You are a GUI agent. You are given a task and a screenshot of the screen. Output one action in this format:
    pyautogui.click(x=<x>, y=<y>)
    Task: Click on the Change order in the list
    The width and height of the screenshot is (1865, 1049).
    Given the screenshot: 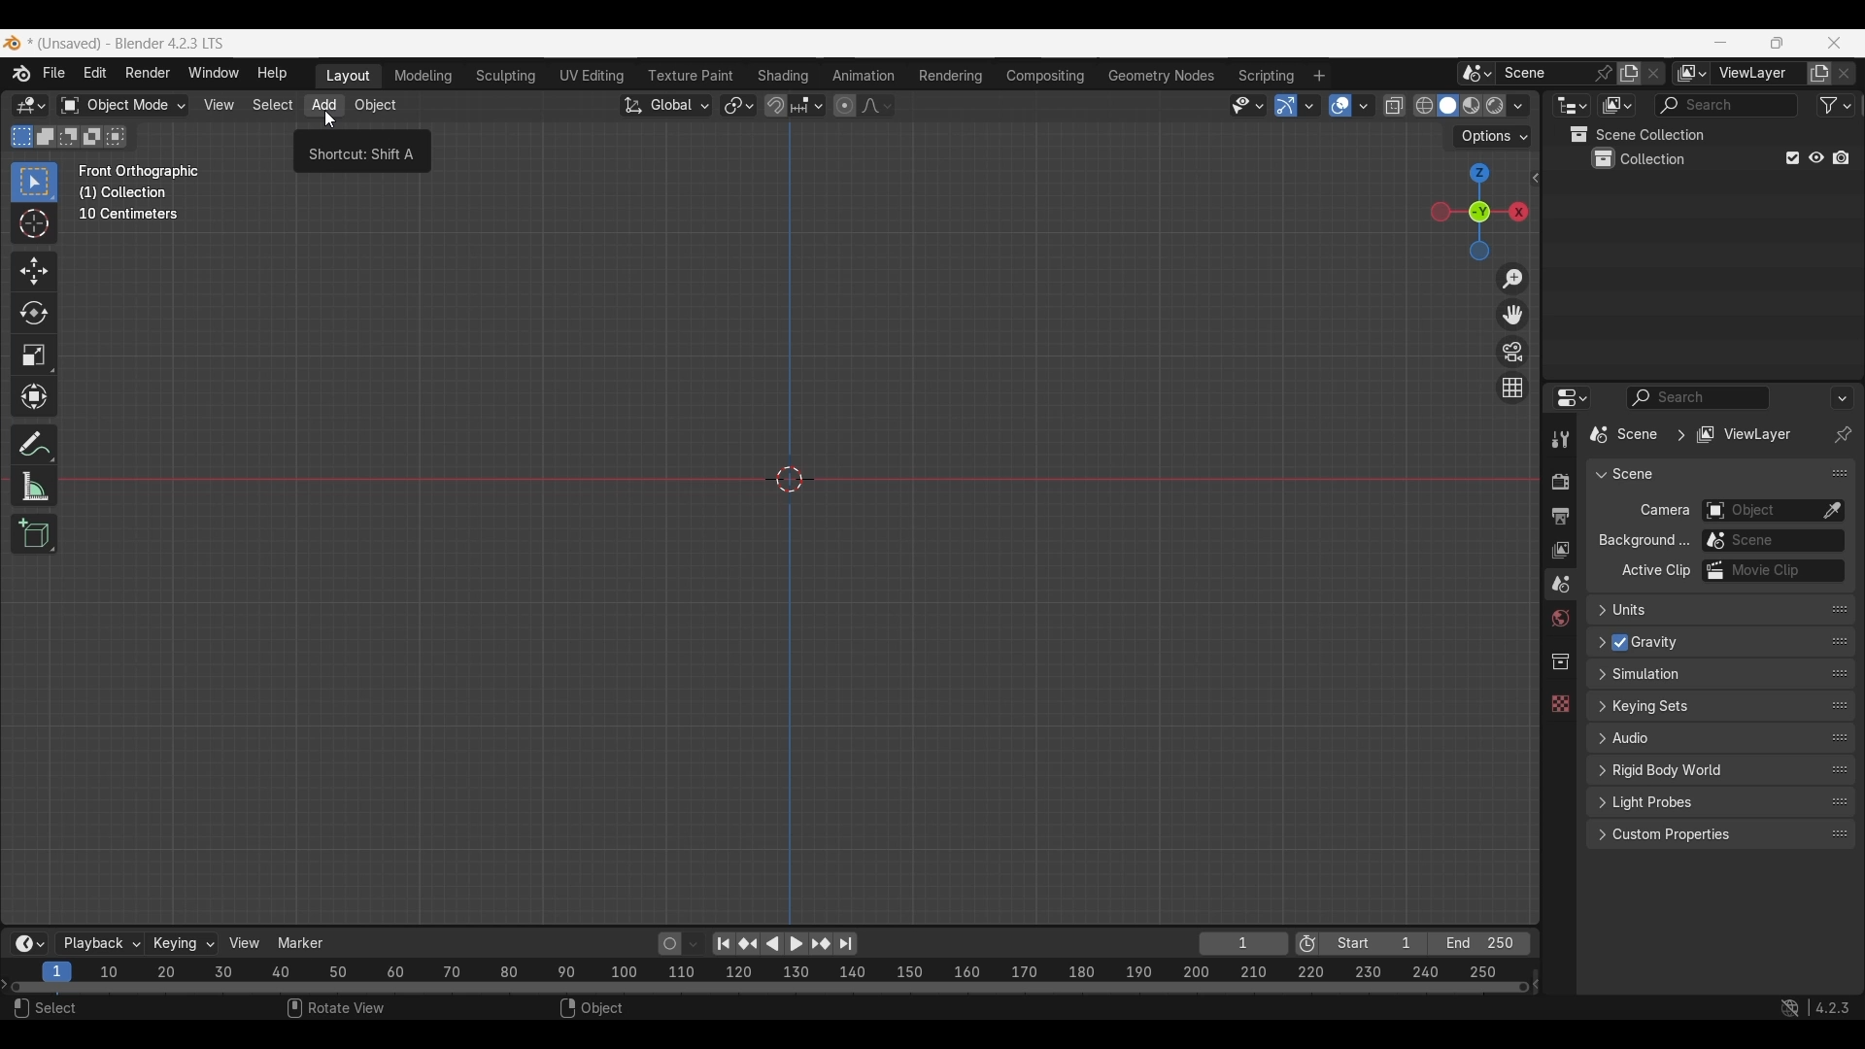 What is the action you would take?
    pyautogui.click(x=1839, y=473)
    